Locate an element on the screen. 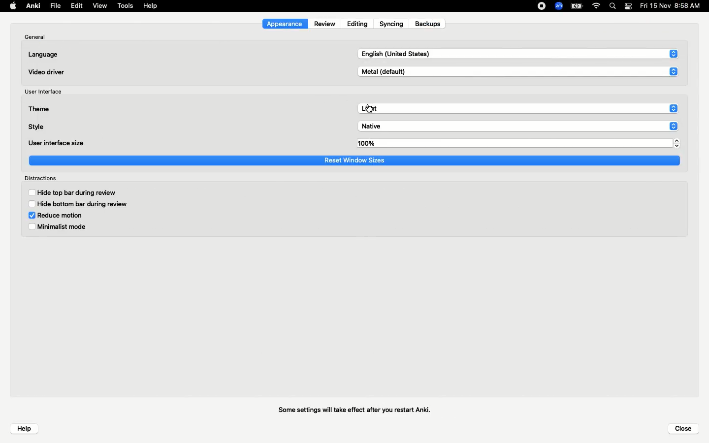 This screenshot has width=709, height=443. Metal is located at coordinates (517, 71).